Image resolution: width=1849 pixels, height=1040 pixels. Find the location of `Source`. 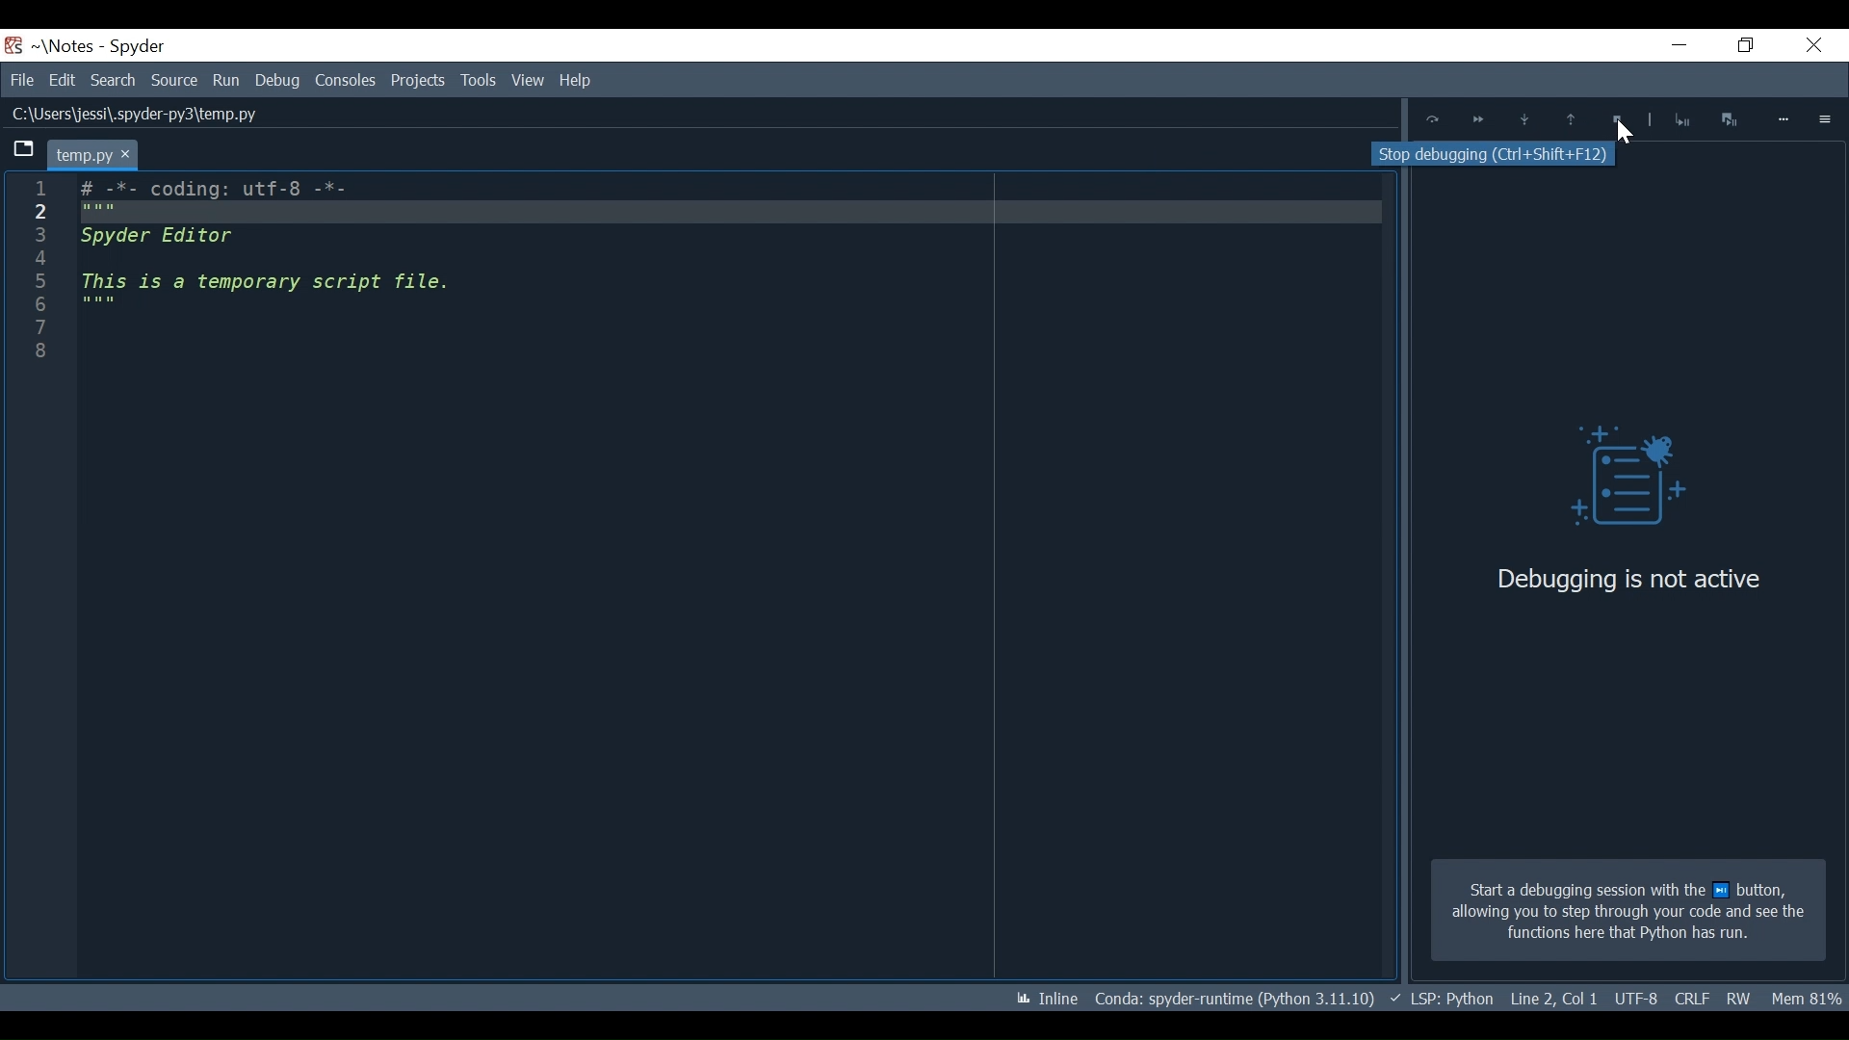

Source is located at coordinates (175, 81).